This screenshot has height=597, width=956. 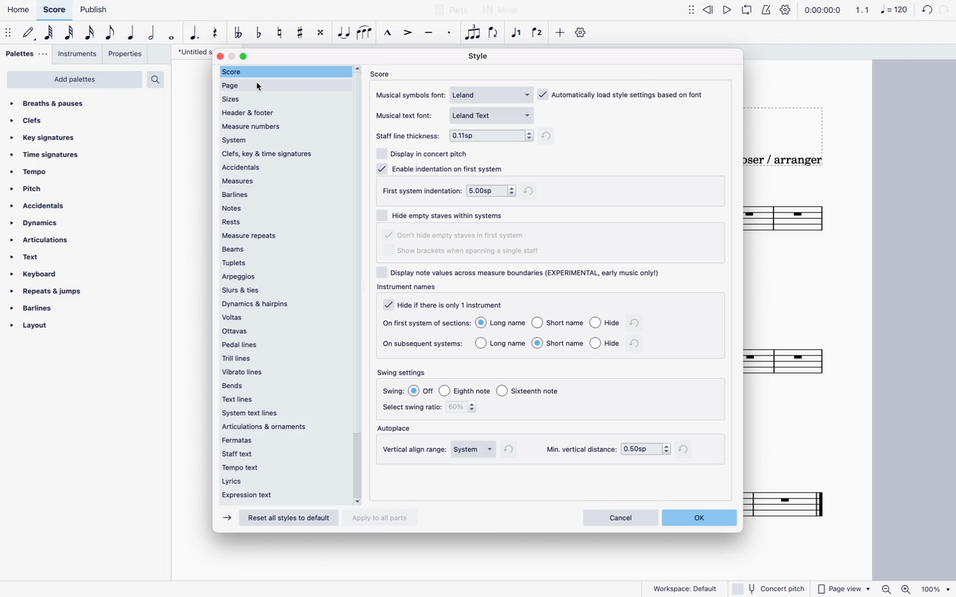 What do you see at coordinates (455, 235) in the screenshot?
I see `hide` at bounding box center [455, 235].